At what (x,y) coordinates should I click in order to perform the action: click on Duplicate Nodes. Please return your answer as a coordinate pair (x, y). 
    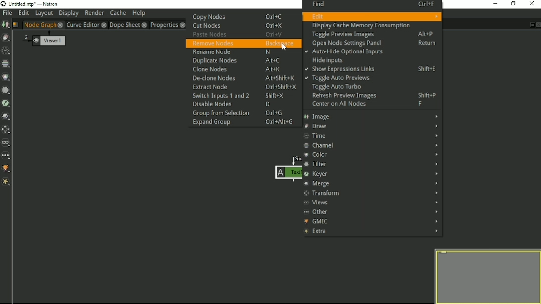
    Looking at the image, I should click on (240, 60).